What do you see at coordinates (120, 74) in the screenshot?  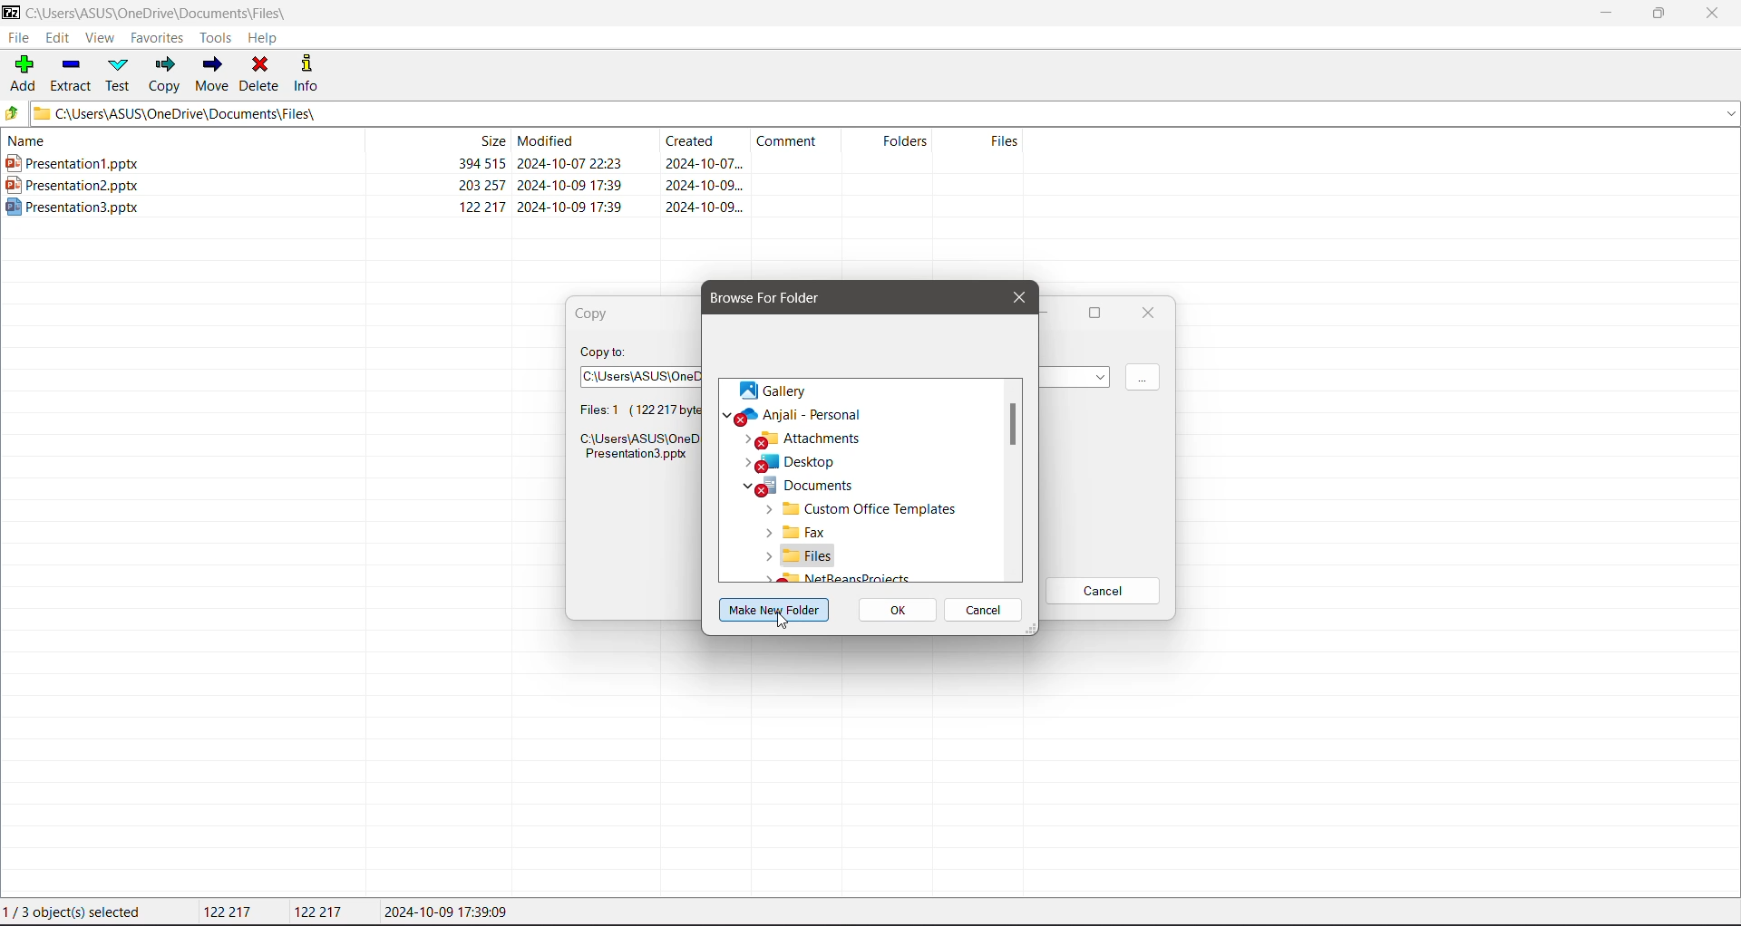 I see `Test` at bounding box center [120, 74].